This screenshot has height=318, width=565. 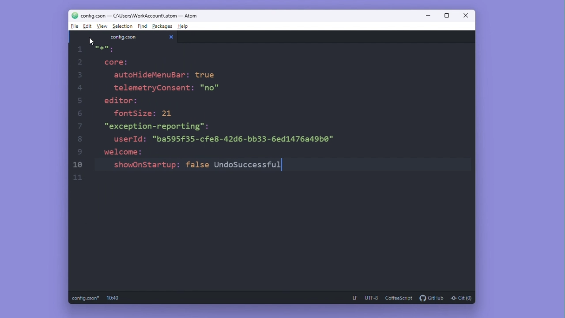 What do you see at coordinates (103, 26) in the screenshot?
I see `view` at bounding box center [103, 26].